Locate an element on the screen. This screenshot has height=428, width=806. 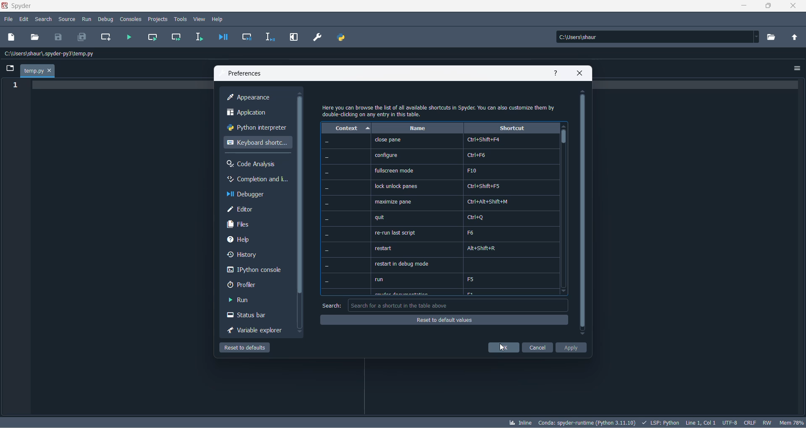
create new cell is located at coordinates (105, 37).